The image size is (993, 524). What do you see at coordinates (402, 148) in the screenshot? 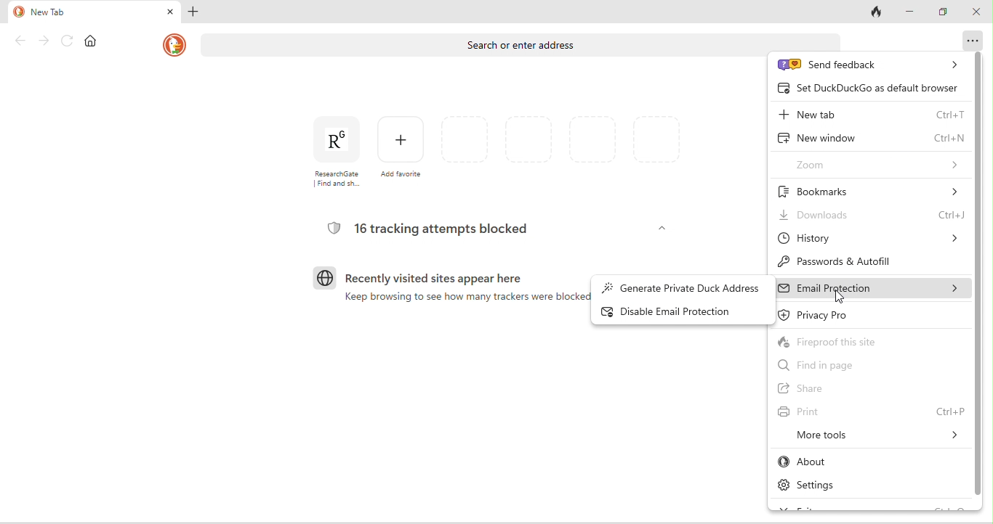
I see `add favourites` at bounding box center [402, 148].